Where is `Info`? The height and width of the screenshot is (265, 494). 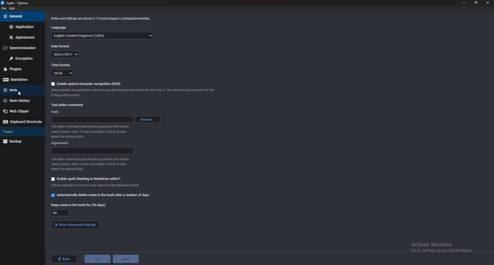
Info is located at coordinates (93, 131).